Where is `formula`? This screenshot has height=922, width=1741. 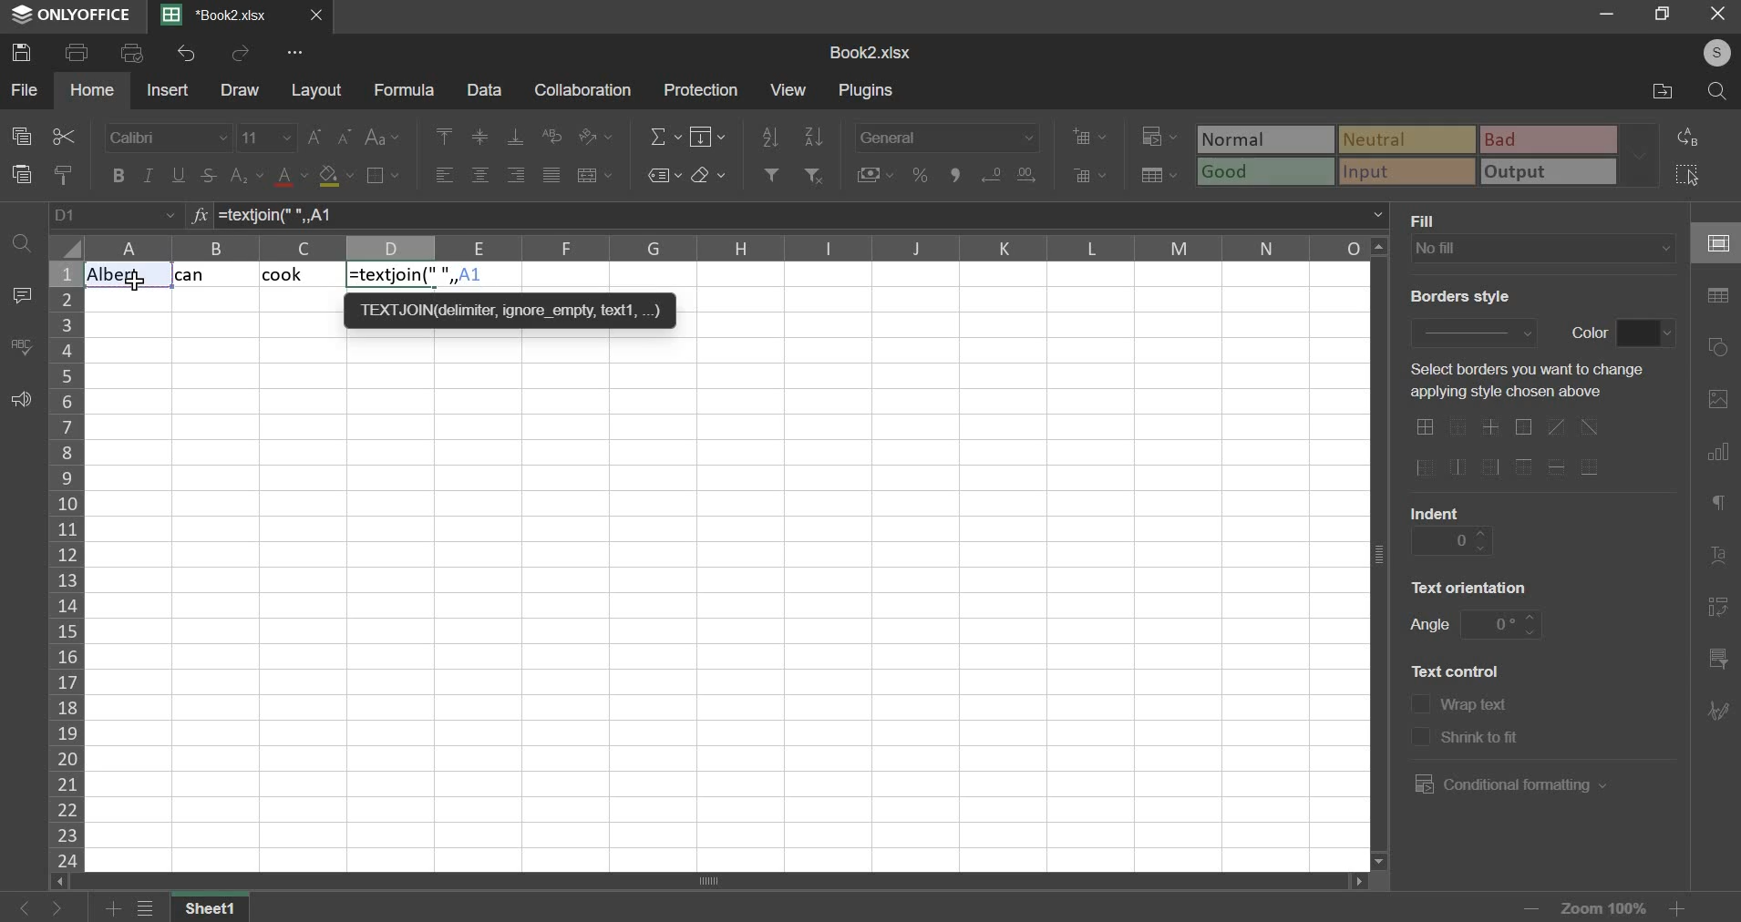 formula is located at coordinates (421, 276).